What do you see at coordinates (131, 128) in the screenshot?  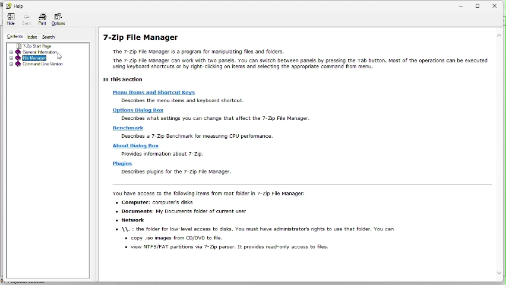 I see `Benchmark` at bounding box center [131, 128].